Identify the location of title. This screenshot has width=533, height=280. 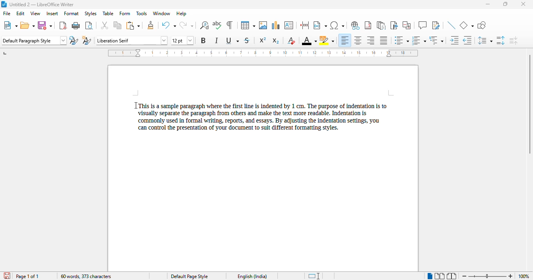
(42, 4).